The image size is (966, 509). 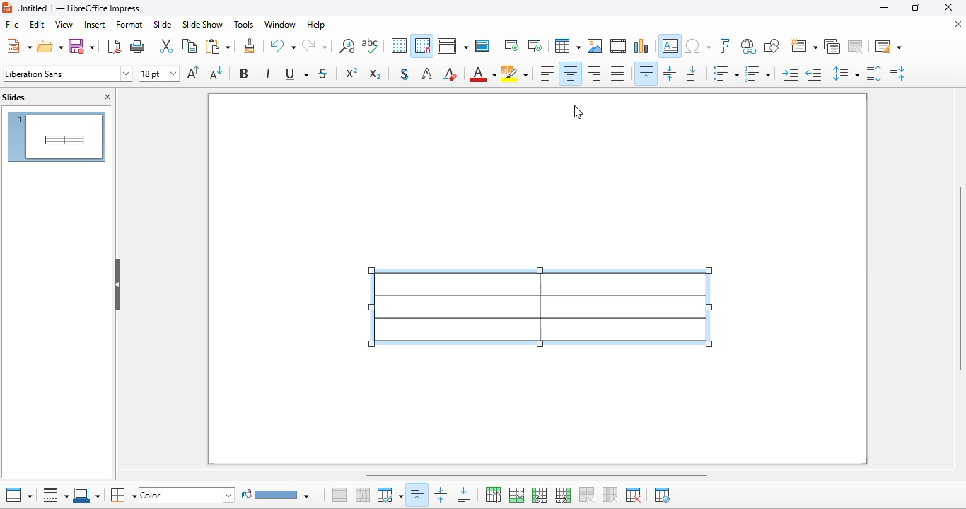 I want to click on clone formatting, so click(x=250, y=45).